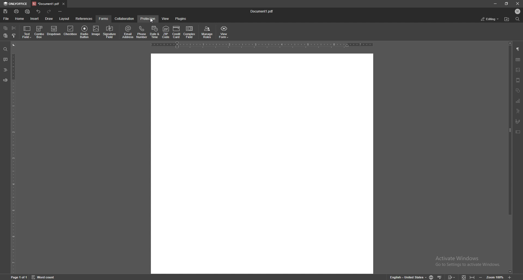 The image size is (523, 280). What do you see at coordinates (142, 32) in the screenshot?
I see `phone number` at bounding box center [142, 32].